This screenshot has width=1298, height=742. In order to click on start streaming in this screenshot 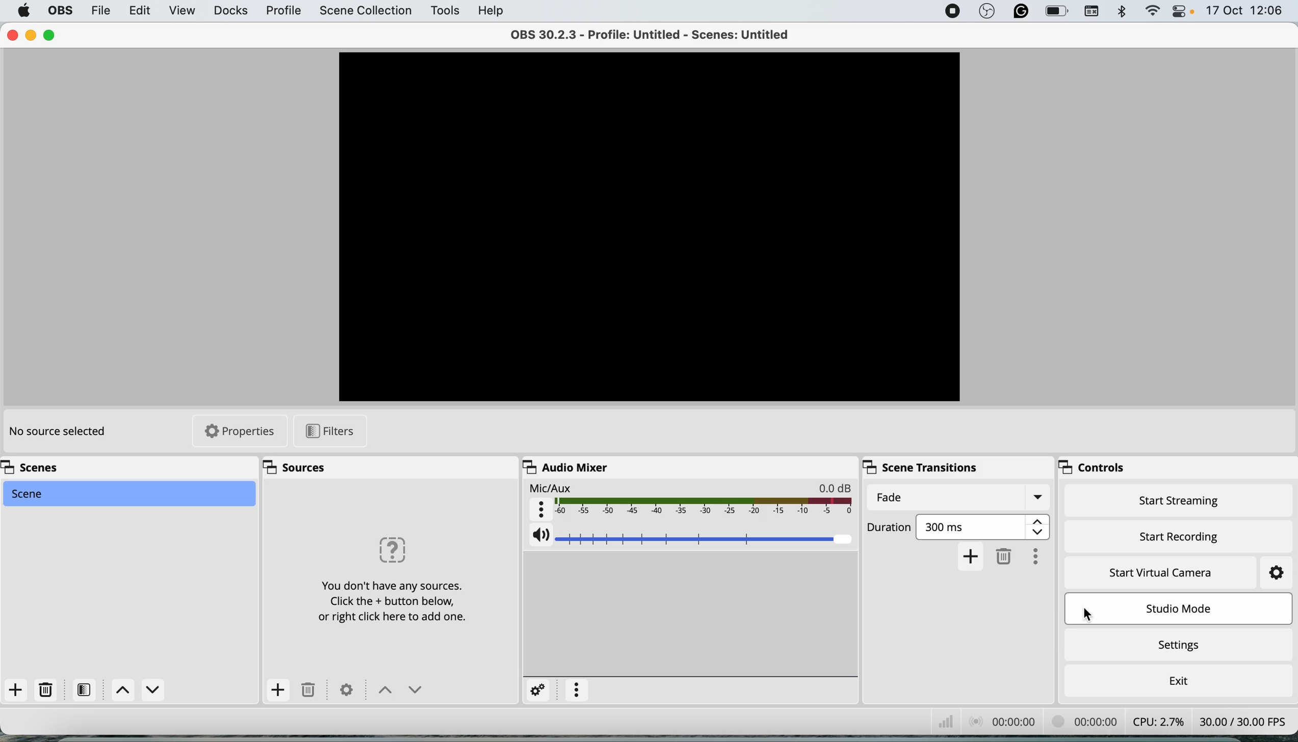, I will do `click(1178, 500)`.